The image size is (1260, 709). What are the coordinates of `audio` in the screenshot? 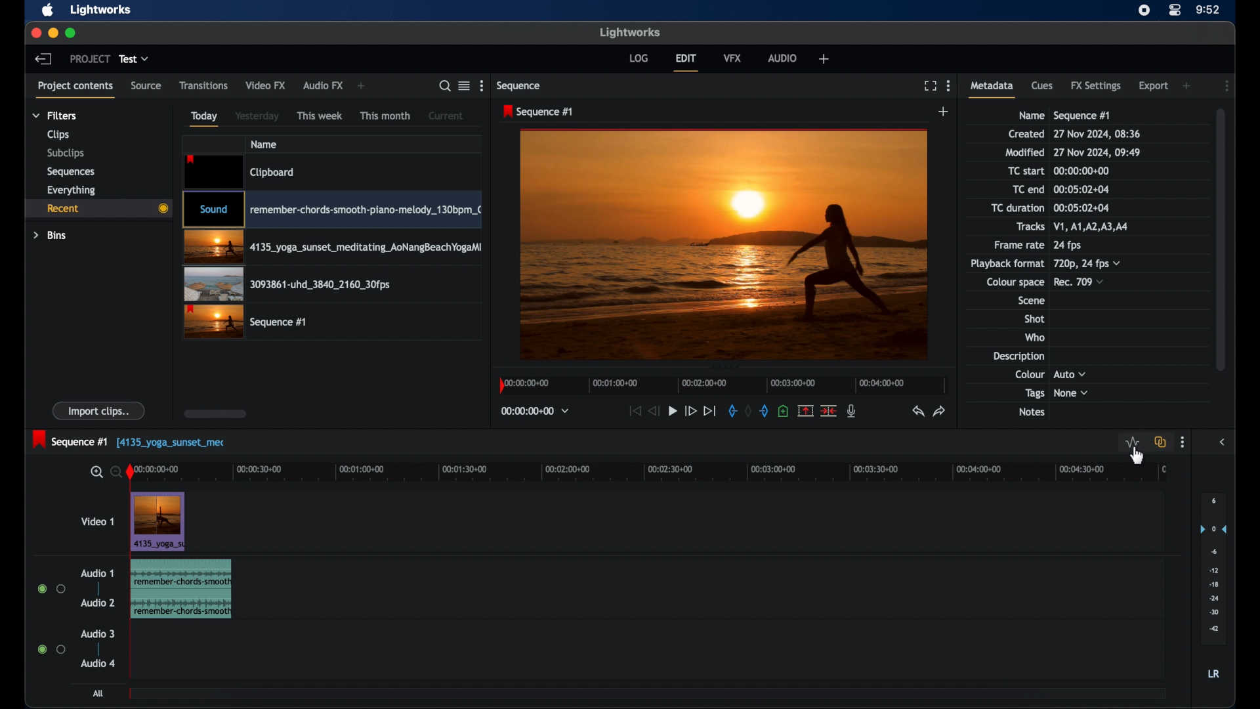 It's located at (783, 58).